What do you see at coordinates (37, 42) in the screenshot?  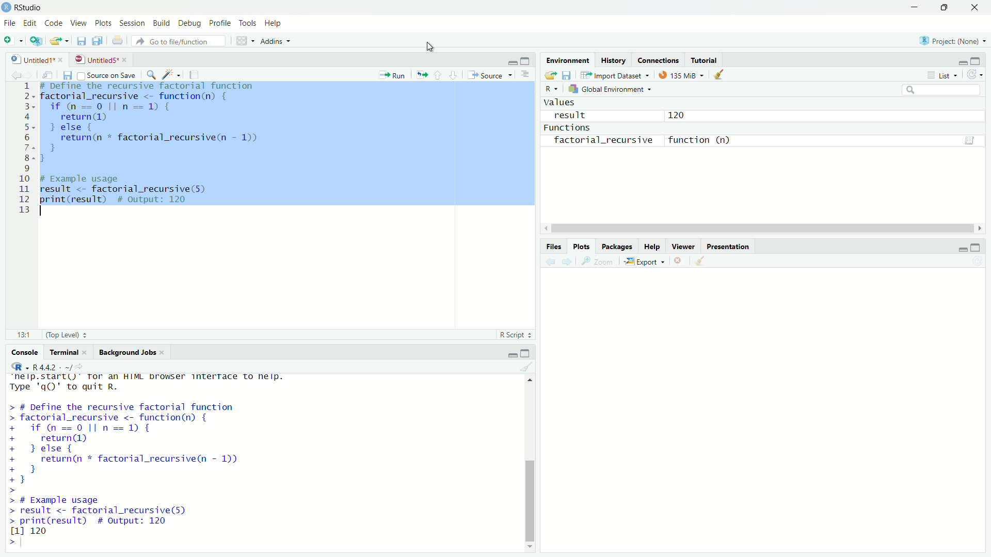 I see `Create a project` at bounding box center [37, 42].